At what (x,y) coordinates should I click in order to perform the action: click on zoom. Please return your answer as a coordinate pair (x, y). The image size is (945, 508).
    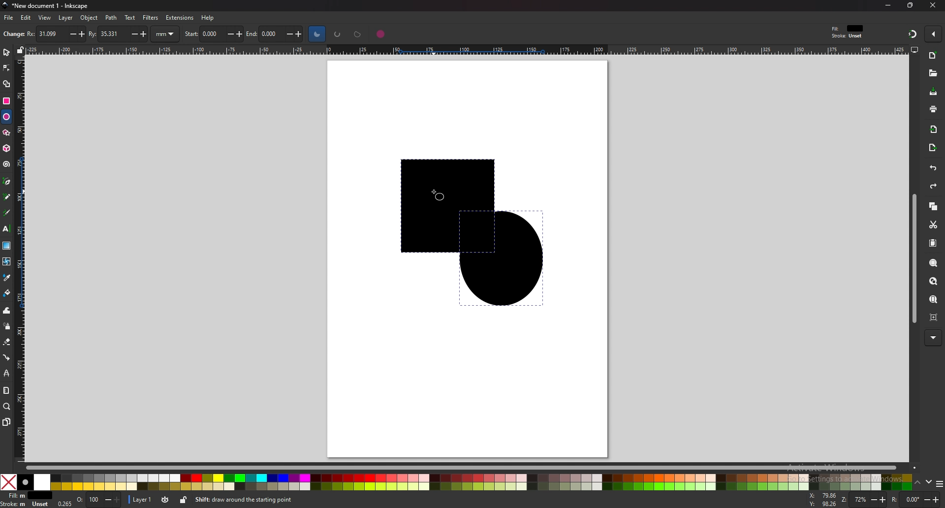
    Looking at the image, I should click on (864, 500).